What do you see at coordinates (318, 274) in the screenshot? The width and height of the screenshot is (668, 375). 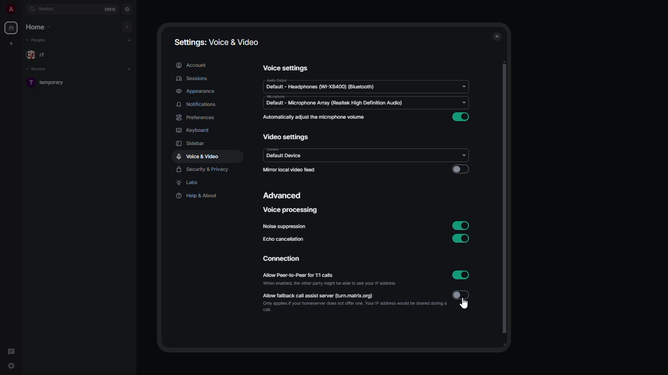 I see `allow peer-to-peer for 1:1 calls` at bounding box center [318, 274].